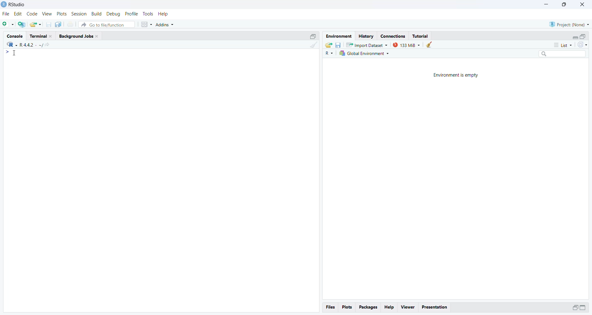 This screenshot has height=315, width=592. What do you see at coordinates (12, 4) in the screenshot?
I see `Rstudio` at bounding box center [12, 4].